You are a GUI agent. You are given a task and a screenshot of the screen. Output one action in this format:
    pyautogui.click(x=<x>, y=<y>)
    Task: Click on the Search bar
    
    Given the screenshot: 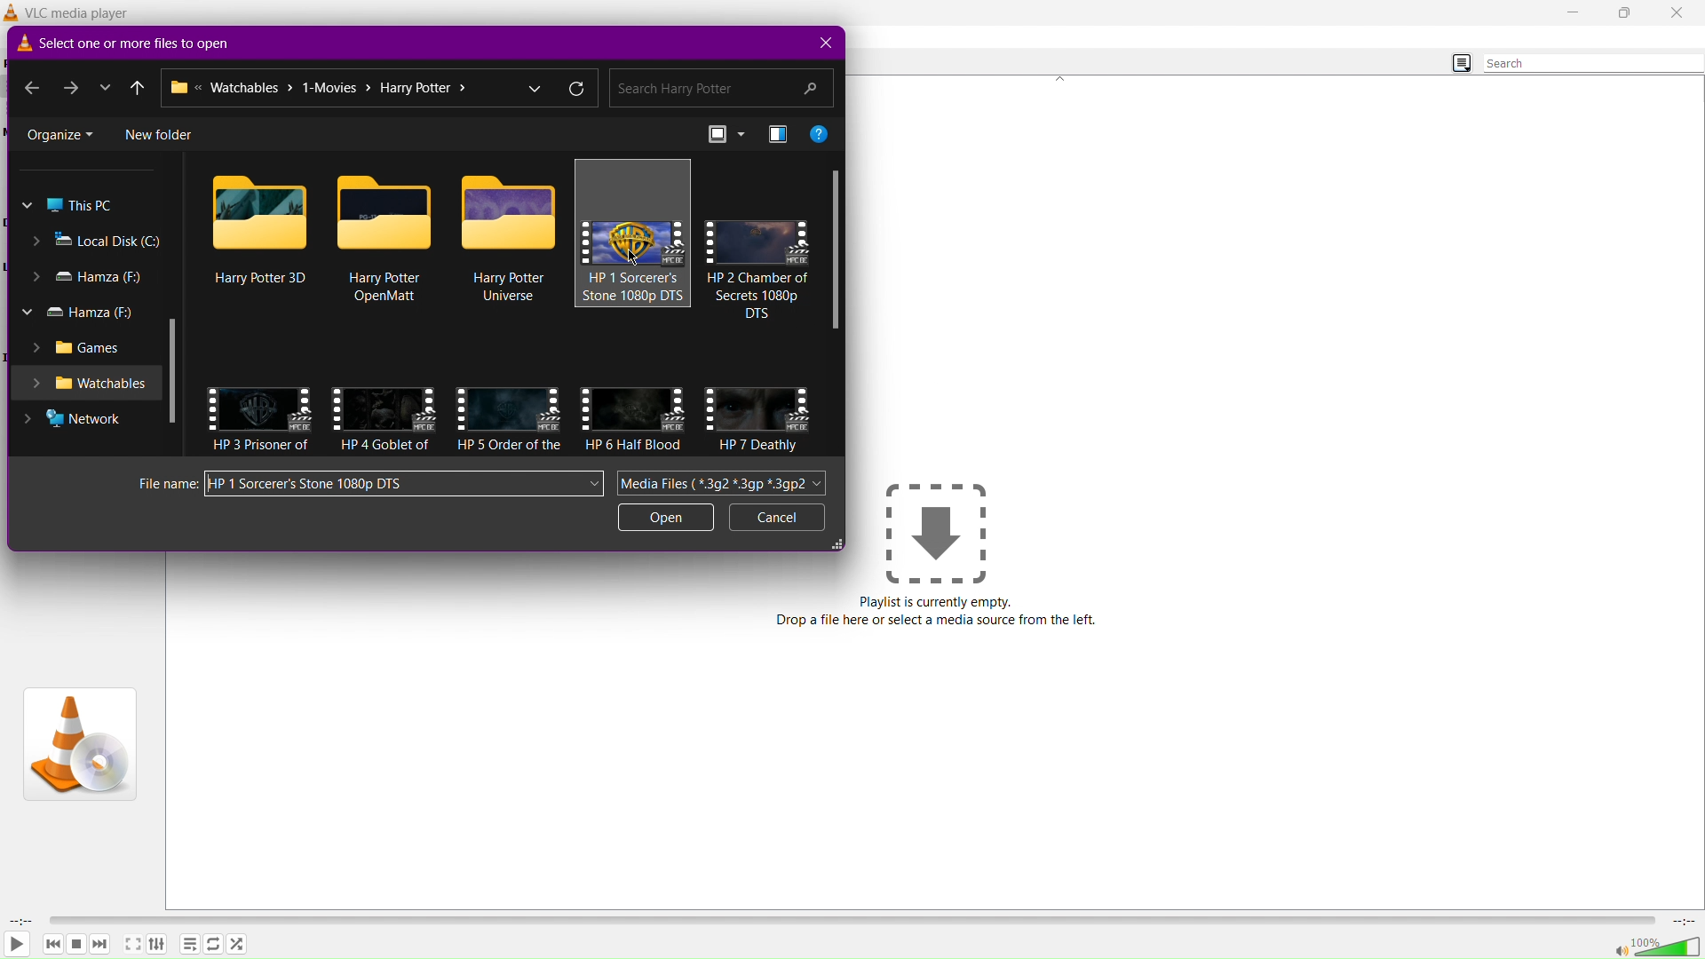 What is the action you would take?
    pyautogui.click(x=1593, y=63)
    